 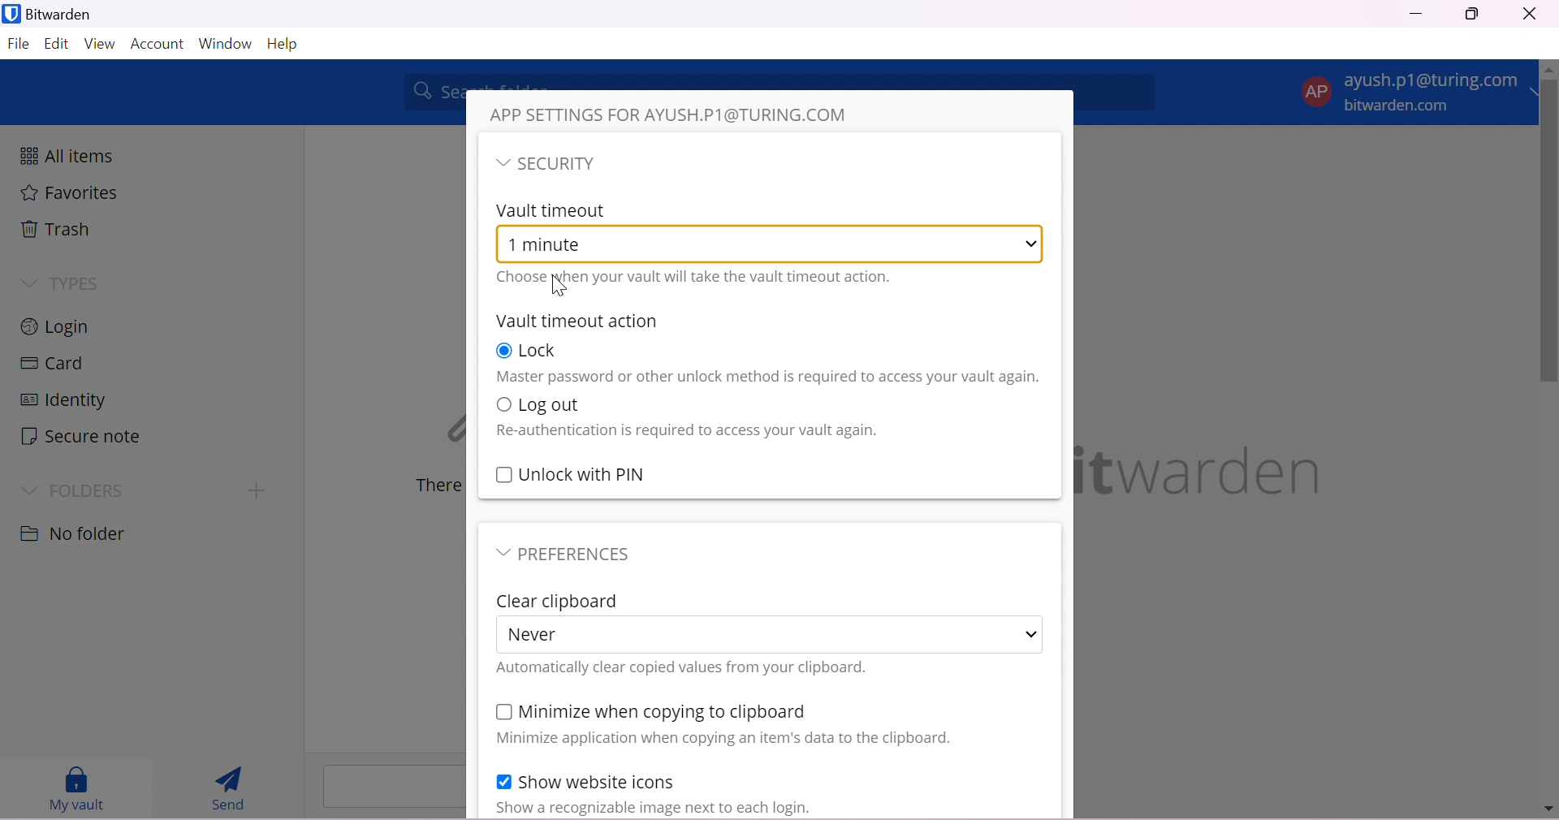 I want to click on Drop Down, so click(x=1034, y=243).